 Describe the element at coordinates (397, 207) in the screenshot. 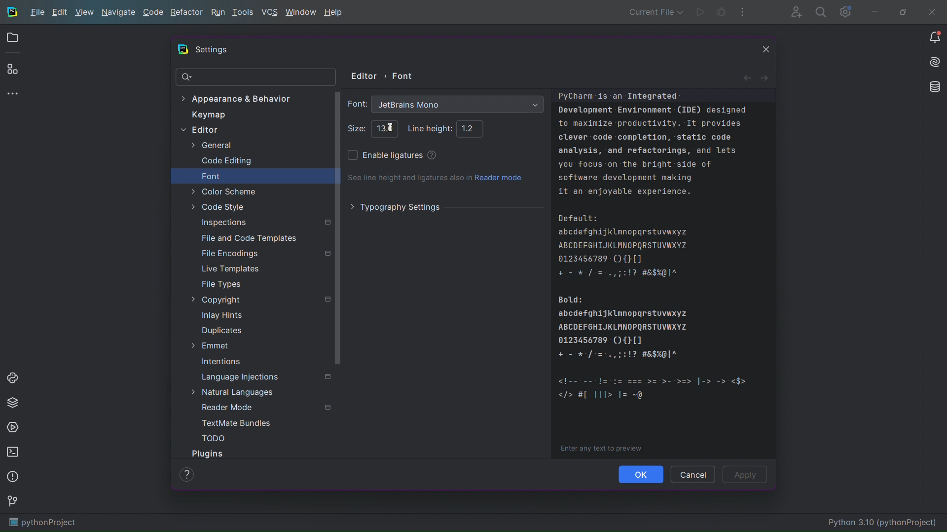

I see `Typography Settings` at that location.